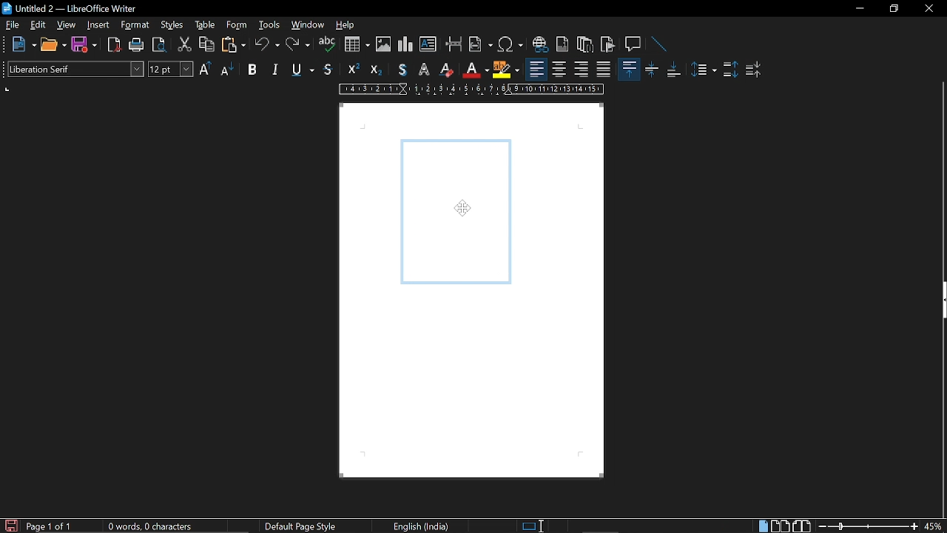 The height and width of the screenshot is (533, 947). What do you see at coordinates (328, 70) in the screenshot?
I see `strikethrough` at bounding box center [328, 70].